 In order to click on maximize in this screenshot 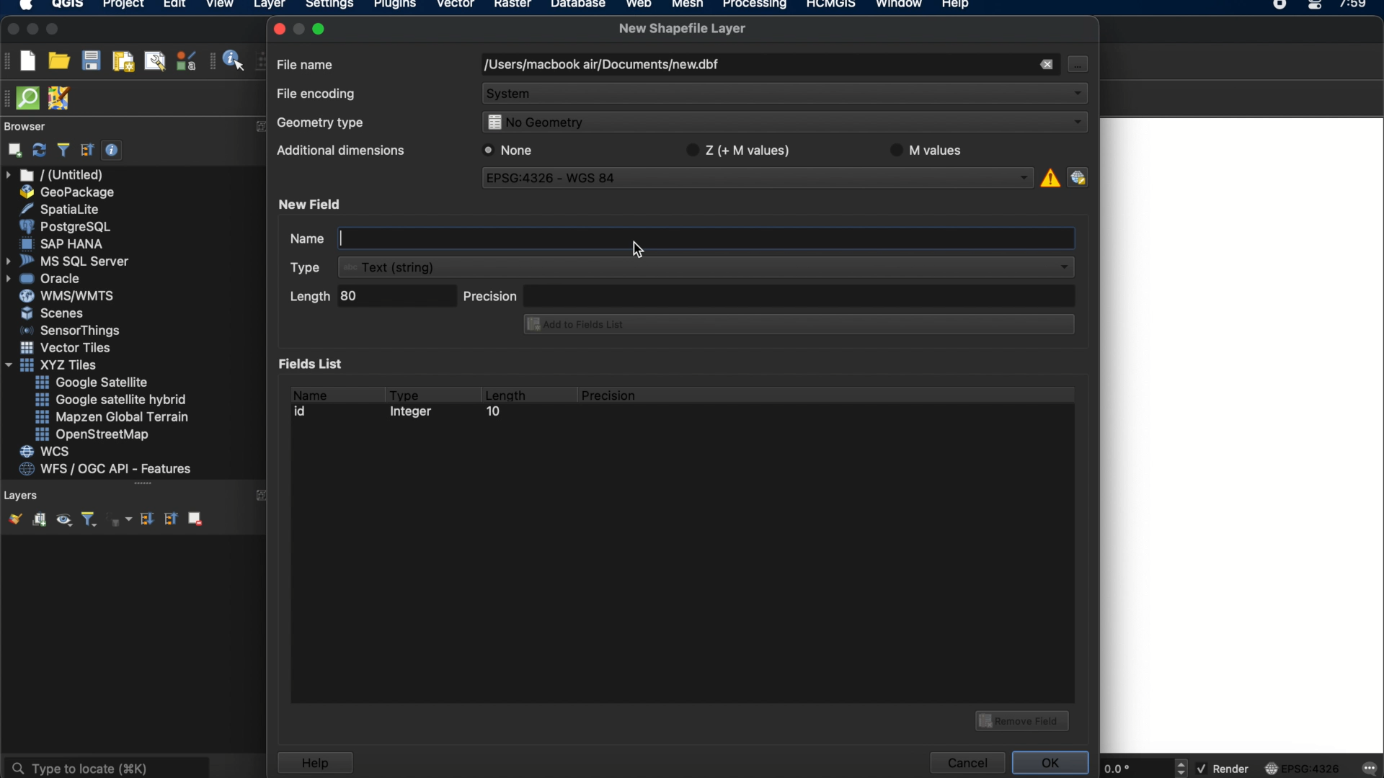, I will do `click(53, 30)`.